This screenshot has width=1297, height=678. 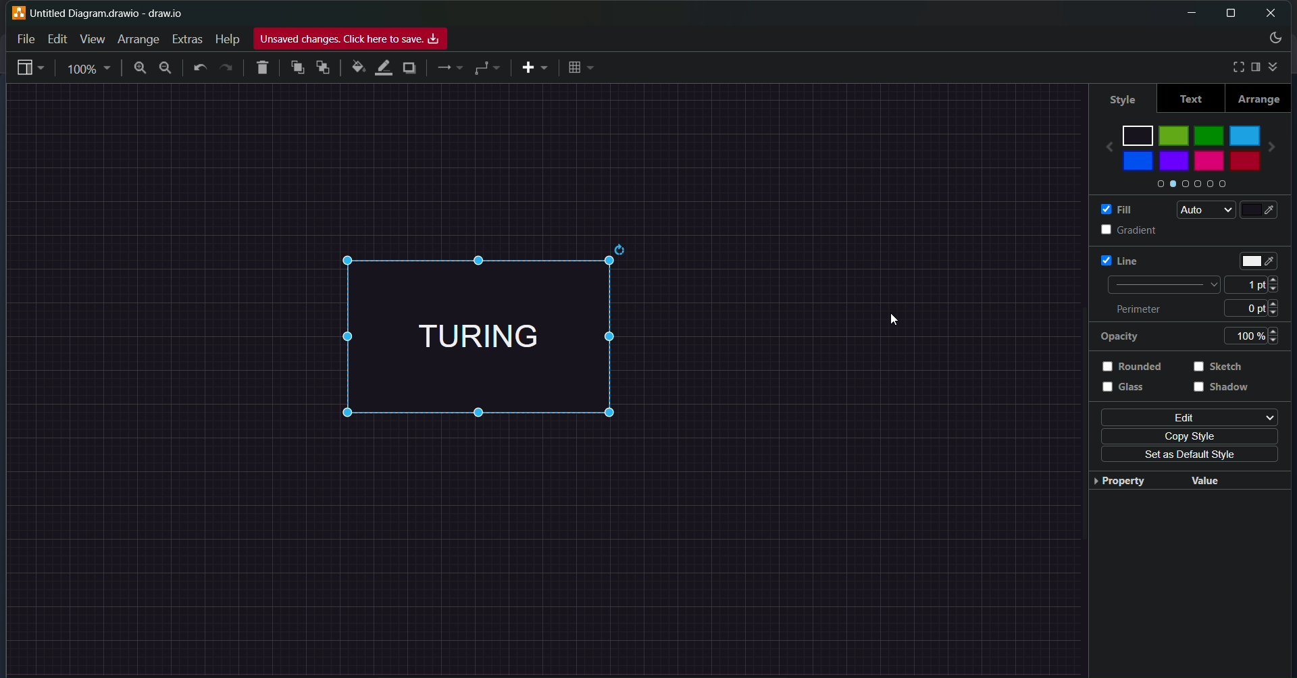 What do you see at coordinates (1260, 99) in the screenshot?
I see `arrange` at bounding box center [1260, 99].